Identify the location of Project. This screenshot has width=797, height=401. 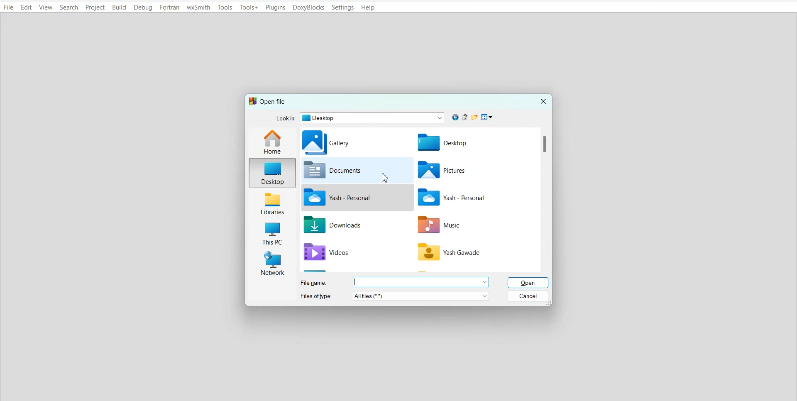
(95, 7).